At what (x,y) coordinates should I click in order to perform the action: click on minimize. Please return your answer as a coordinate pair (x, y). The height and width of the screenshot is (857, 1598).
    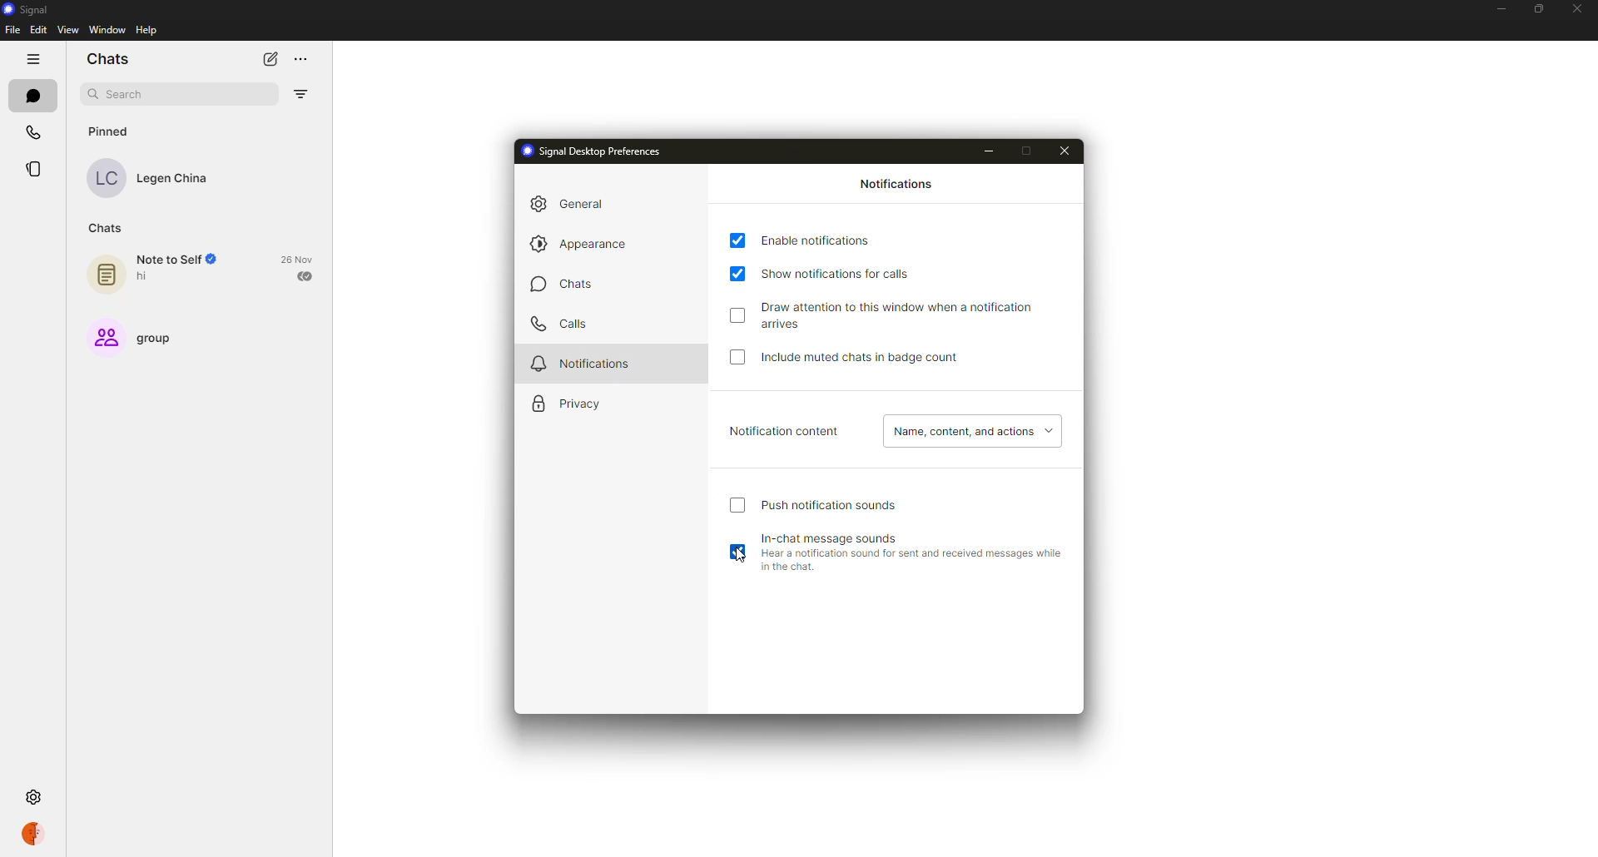
    Looking at the image, I should click on (1499, 9).